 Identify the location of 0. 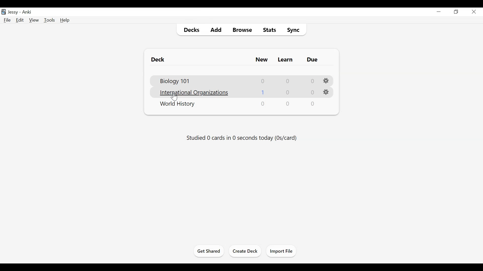
(313, 104).